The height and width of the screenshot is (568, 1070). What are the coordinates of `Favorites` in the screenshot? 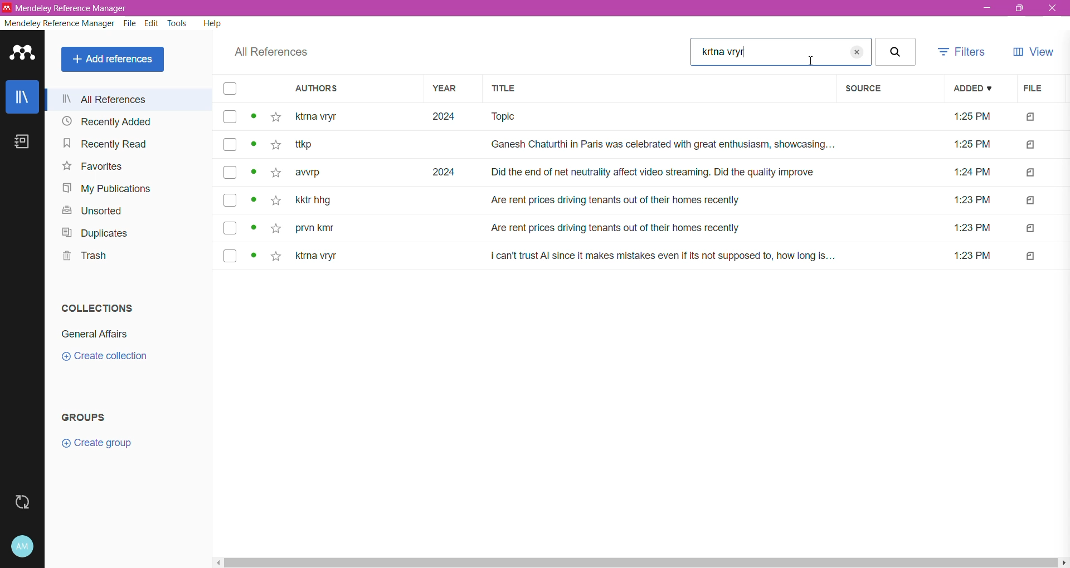 It's located at (90, 168).